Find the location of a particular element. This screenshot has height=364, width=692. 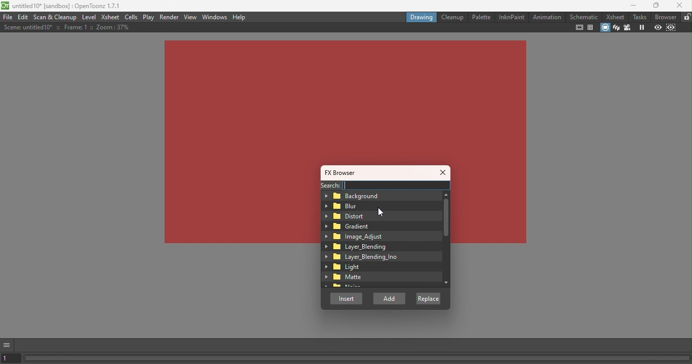

Light is located at coordinates (343, 267).